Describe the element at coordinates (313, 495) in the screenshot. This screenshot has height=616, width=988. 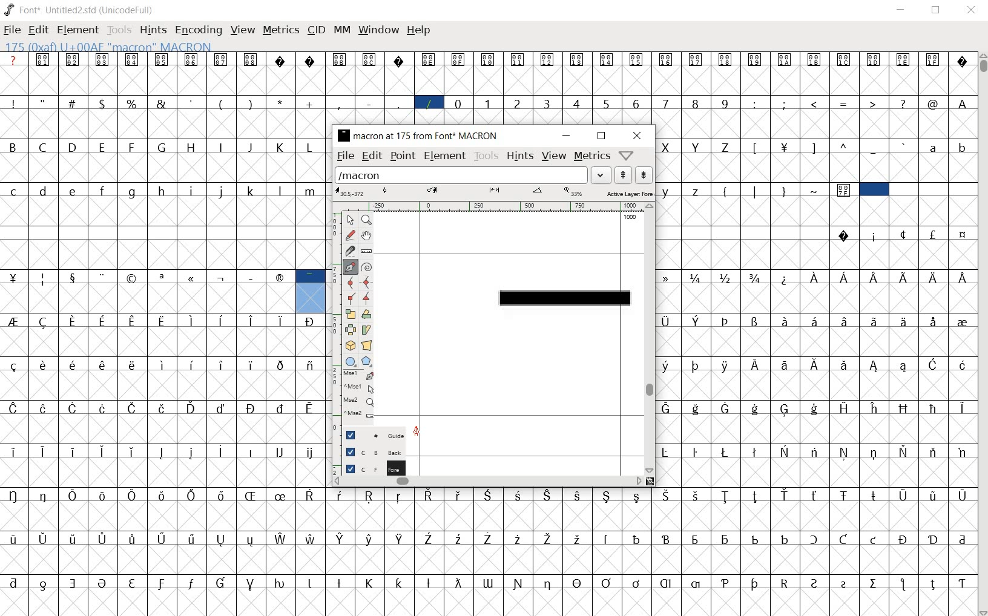
I see `Symbol` at that location.